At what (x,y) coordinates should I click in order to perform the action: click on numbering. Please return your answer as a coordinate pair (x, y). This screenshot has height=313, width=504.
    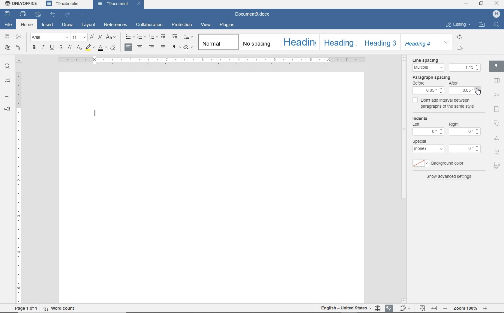
    Looking at the image, I should click on (142, 37).